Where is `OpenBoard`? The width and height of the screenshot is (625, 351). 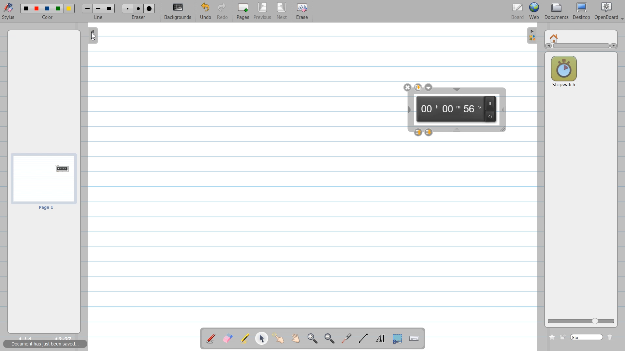
OpenBoard is located at coordinates (605, 11).